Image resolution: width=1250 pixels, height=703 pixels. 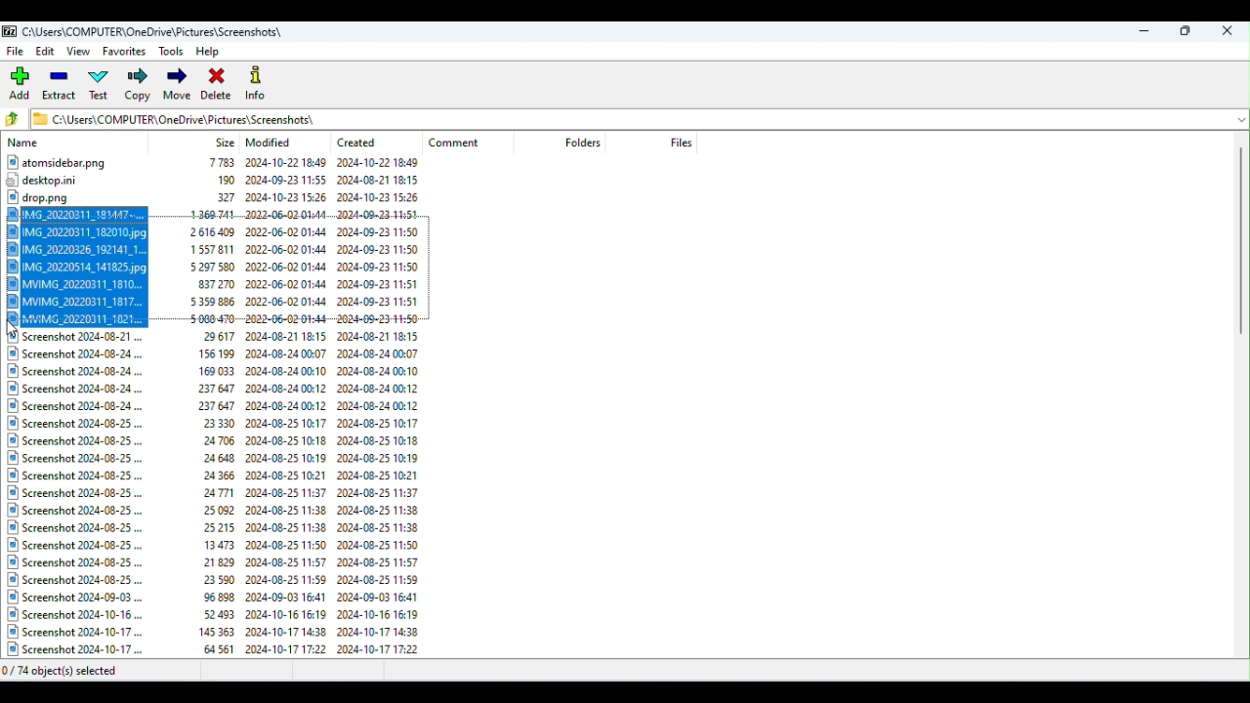 I want to click on Info, so click(x=258, y=82).